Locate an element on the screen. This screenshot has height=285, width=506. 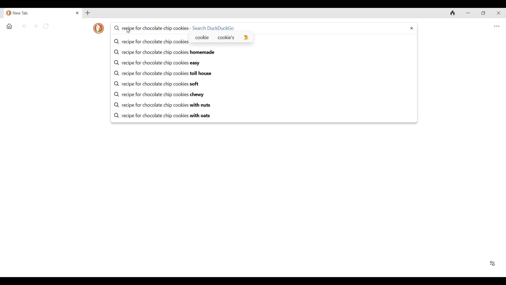
Browser logo is located at coordinates (98, 28).